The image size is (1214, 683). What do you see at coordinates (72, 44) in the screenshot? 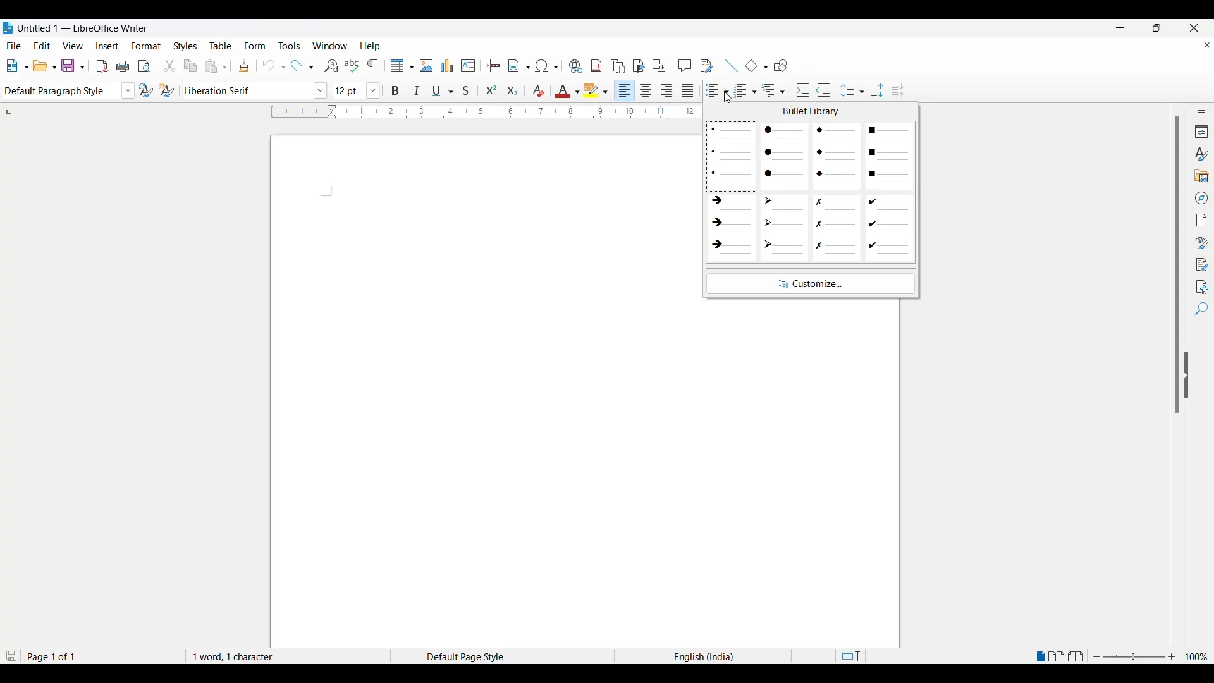
I see `View` at bounding box center [72, 44].